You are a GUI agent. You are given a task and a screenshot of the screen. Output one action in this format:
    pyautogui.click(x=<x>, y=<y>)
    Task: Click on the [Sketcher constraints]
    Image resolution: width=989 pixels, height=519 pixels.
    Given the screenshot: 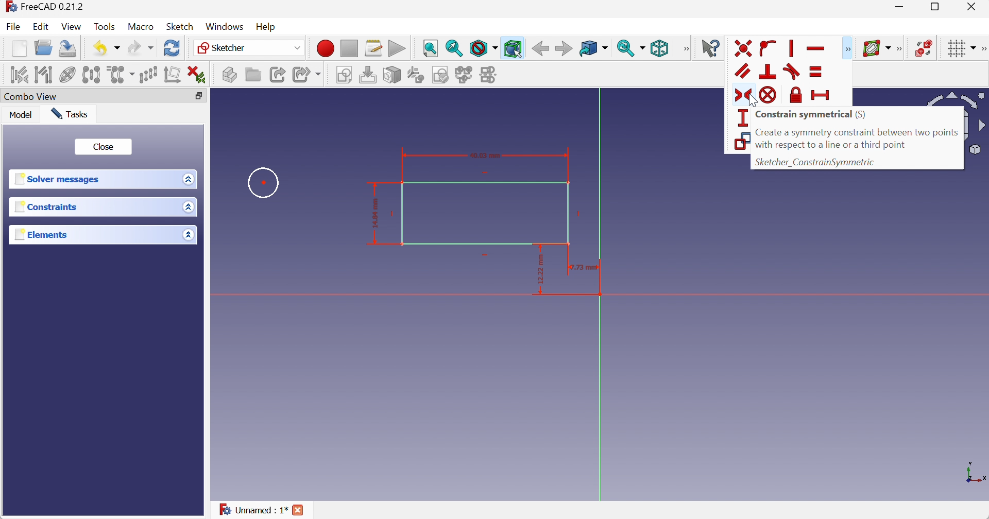 What is the action you would take?
    pyautogui.click(x=850, y=48)
    